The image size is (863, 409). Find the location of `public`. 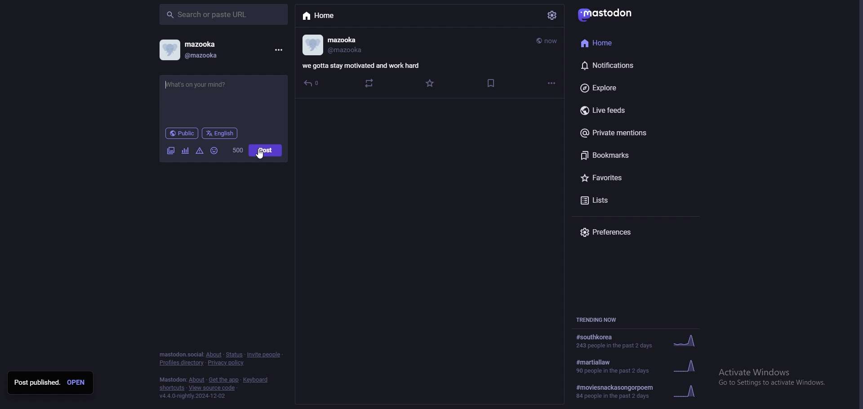

public is located at coordinates (181, 133).